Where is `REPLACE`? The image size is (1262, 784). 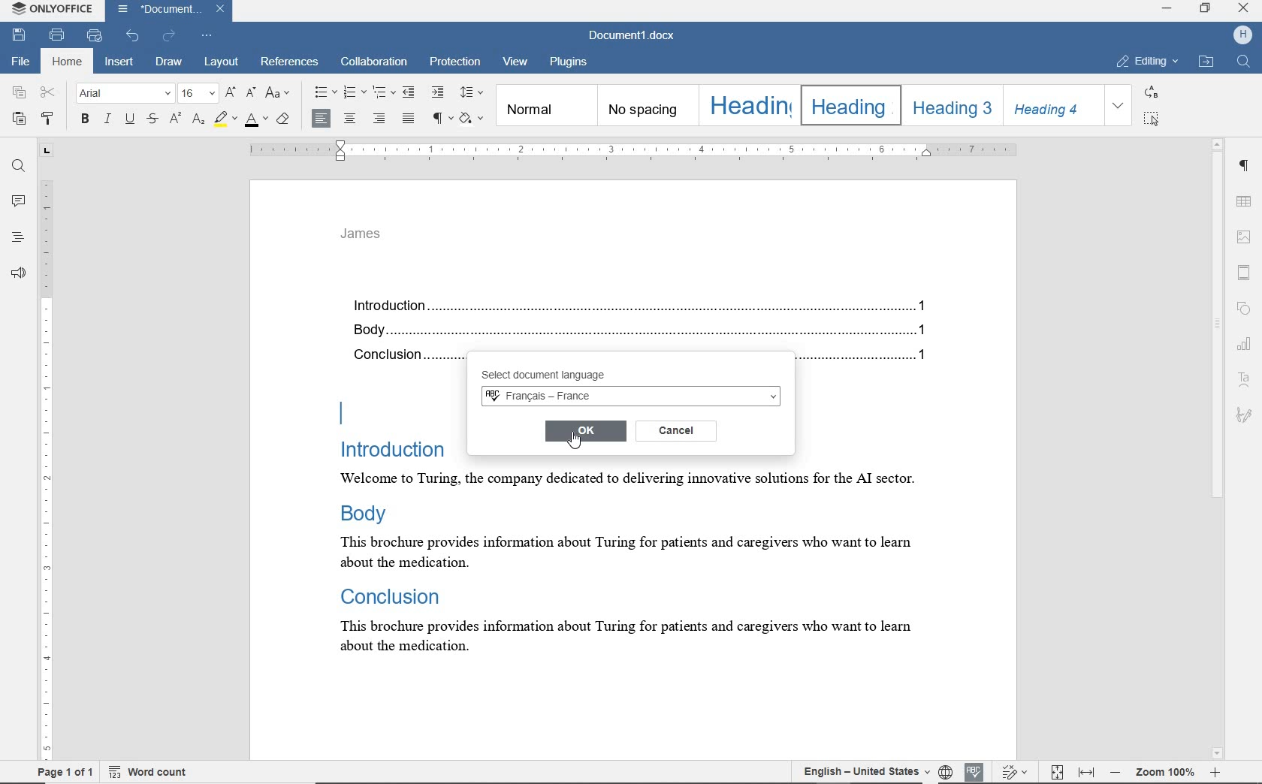
REPLACE is located at coordinates (1152, 92).